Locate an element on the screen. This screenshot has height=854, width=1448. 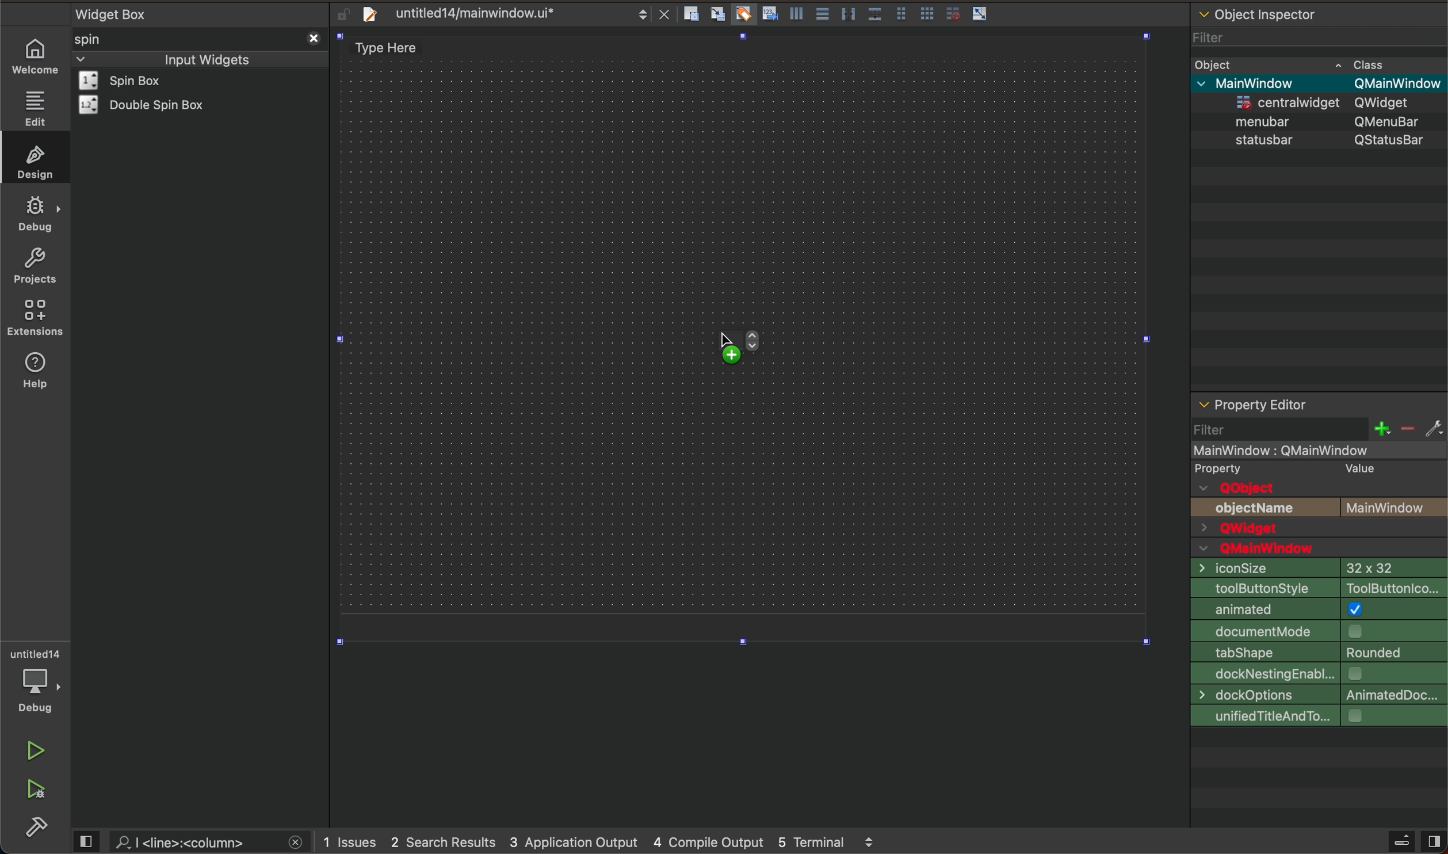
document mode is located at coordinates (1320, 630).